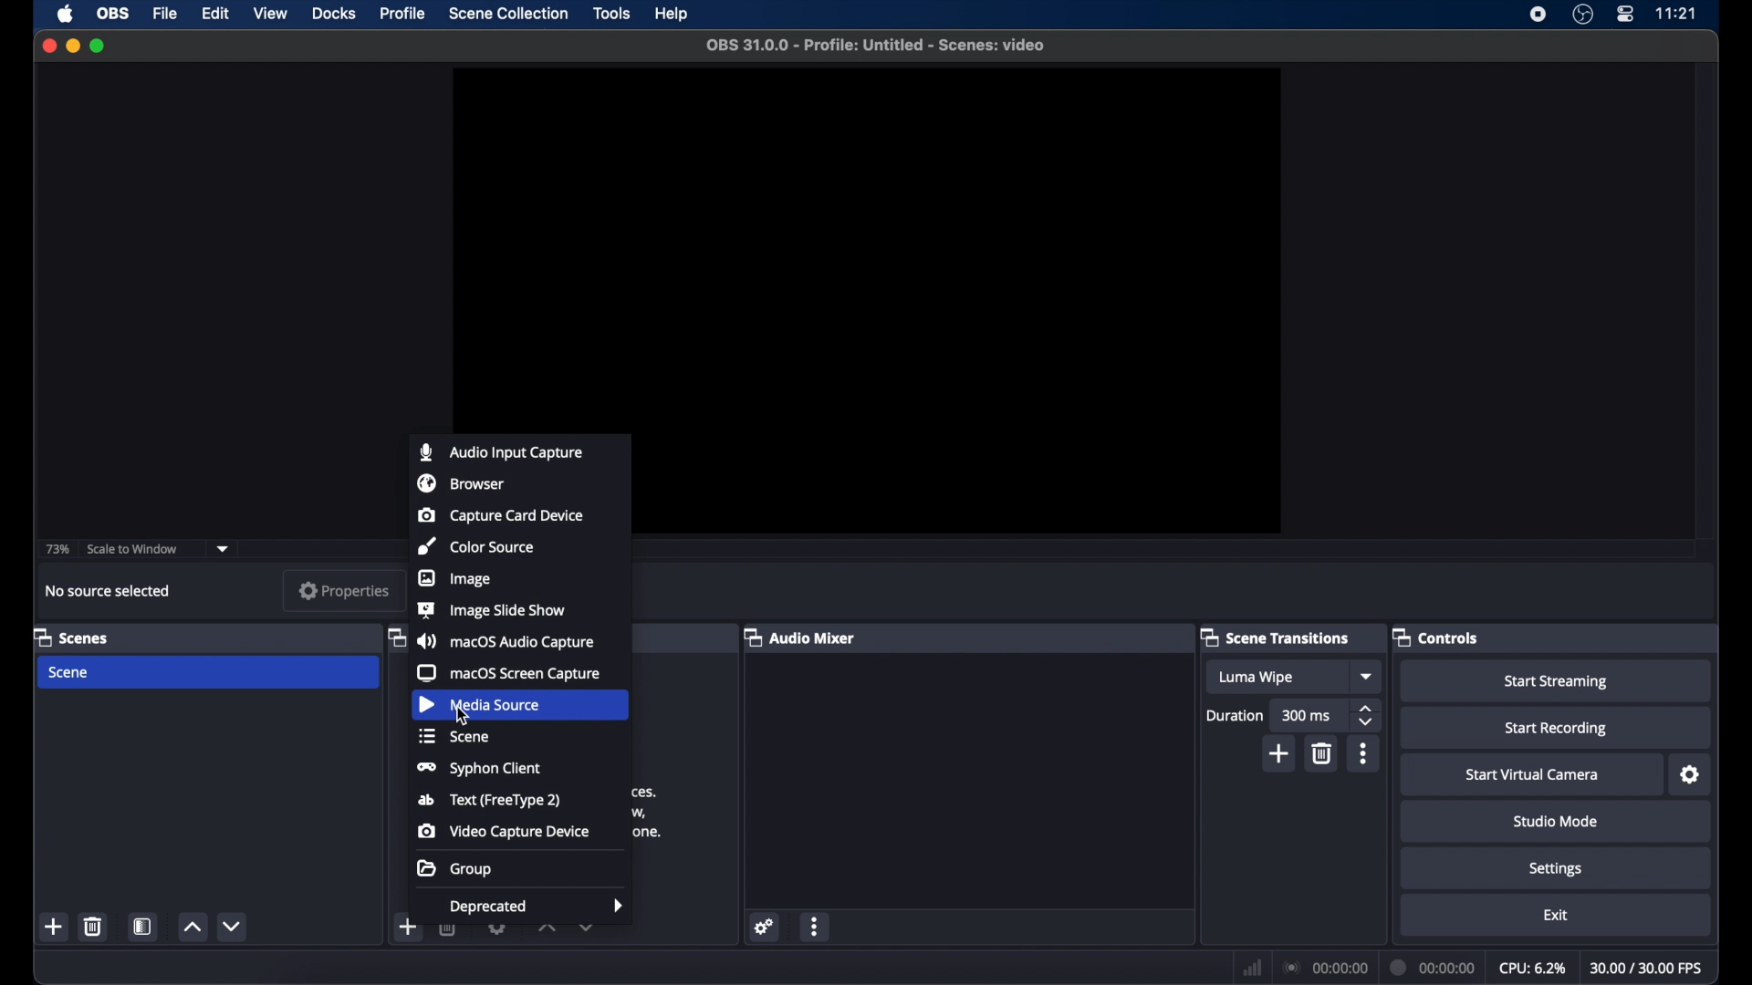 This screenshot has height=985, width=1752. What do you see at coordinates (510, 673) in the screenshot?
I see `macos screen capture` at bounding box center [510, 673].